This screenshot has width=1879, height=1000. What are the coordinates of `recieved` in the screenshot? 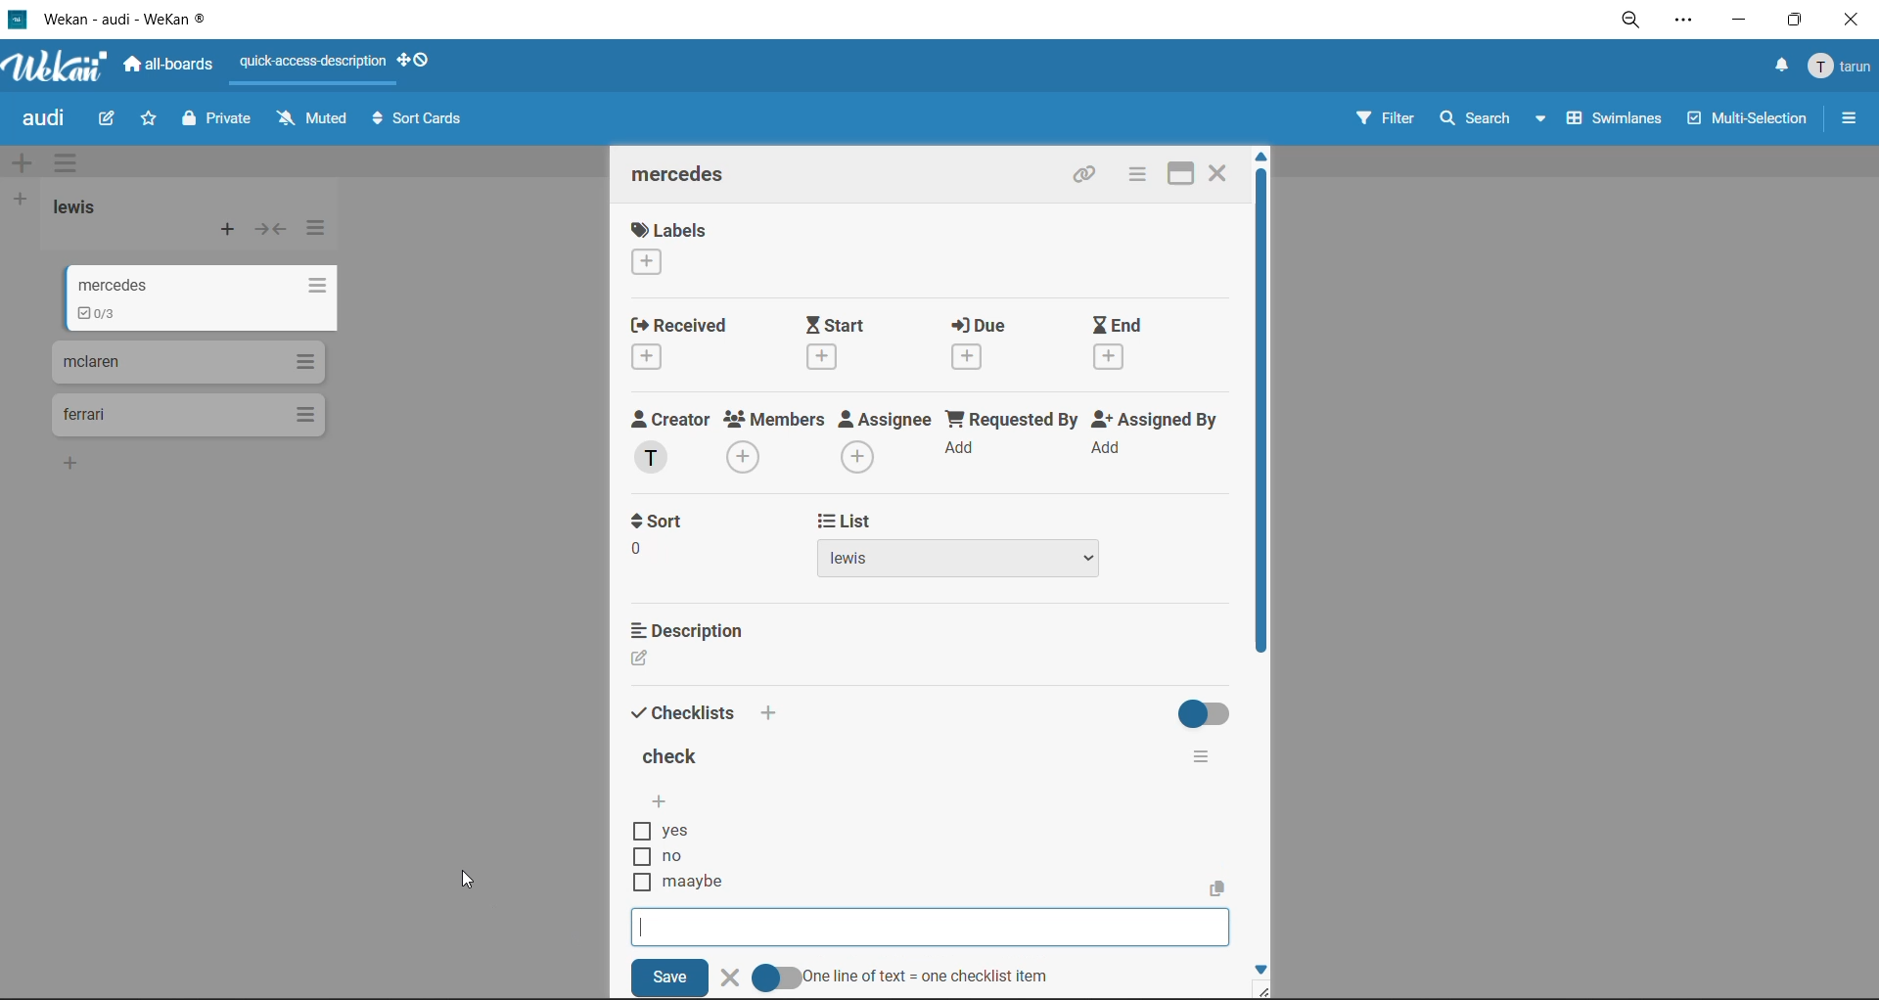 It's located at (684, 343).